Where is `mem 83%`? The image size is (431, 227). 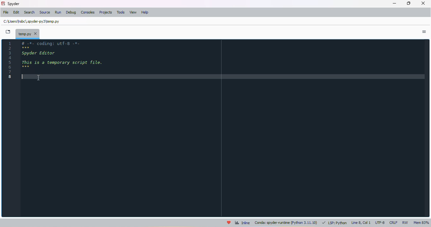 mem 83% is located at coordinates (421, 223).